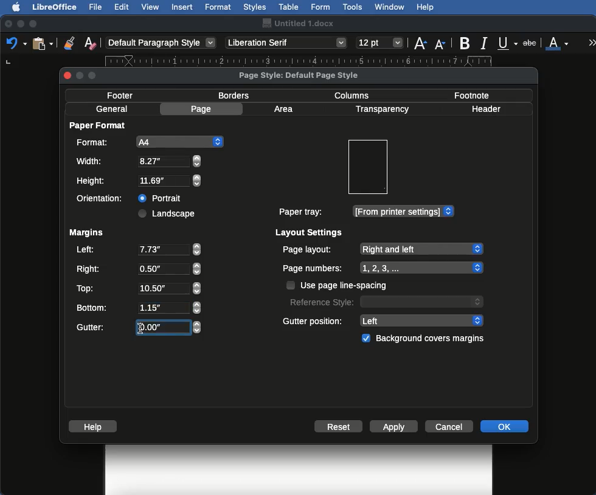 This screenshot has width=596, height=495. Describe the element at coordinates (385, 301) in the screenshot. I see `Reference style` at that location.